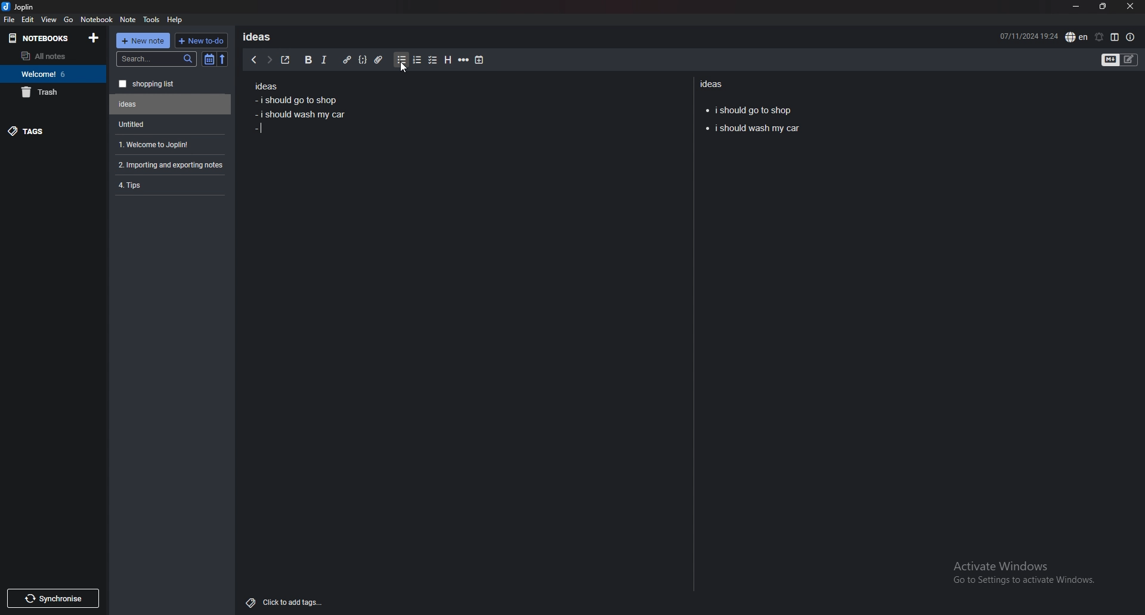 Image resolution: width=1145 pixels, height=615 pixels. I want to click on 07/11/2024 19:24, so click(1029, 35).